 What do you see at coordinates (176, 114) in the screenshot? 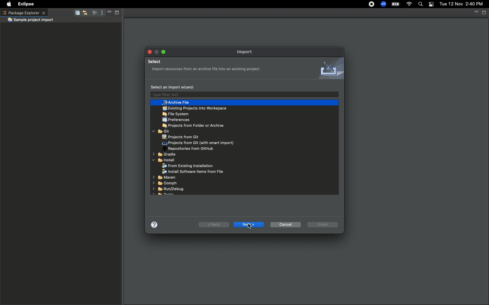
I see `File system` at bounding box center [176, 114].